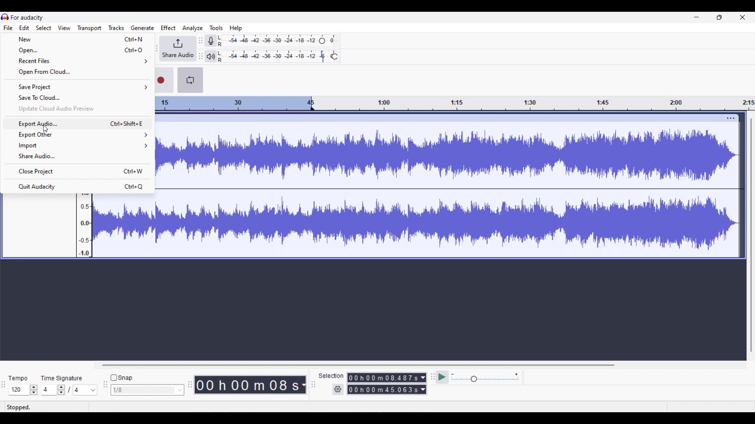 The image size is (755, 424). Describe the element at coordinates (383, 389) in the screenshot. I see `Selection duration measurement` at that location.